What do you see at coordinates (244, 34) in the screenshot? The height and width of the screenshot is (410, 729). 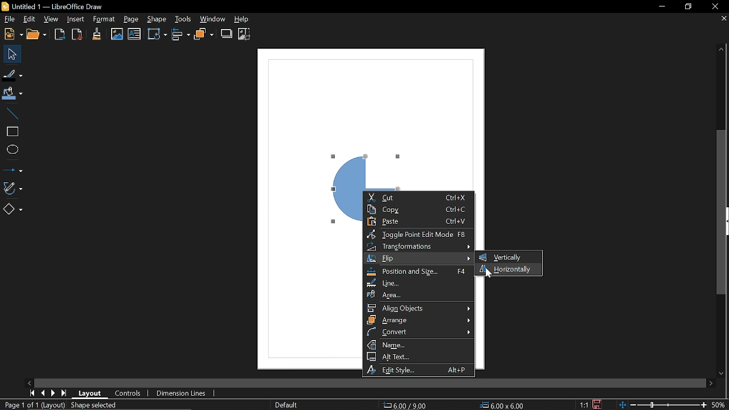 I see `Crop` at bounding box center [244, 34].